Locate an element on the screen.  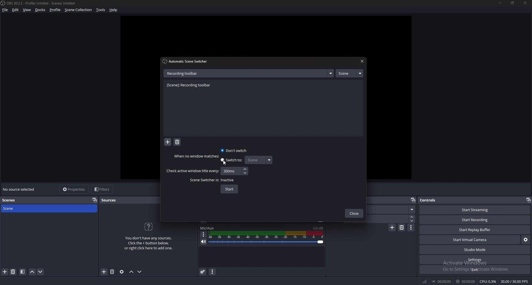
pop out is located at coordinates (413, 200).